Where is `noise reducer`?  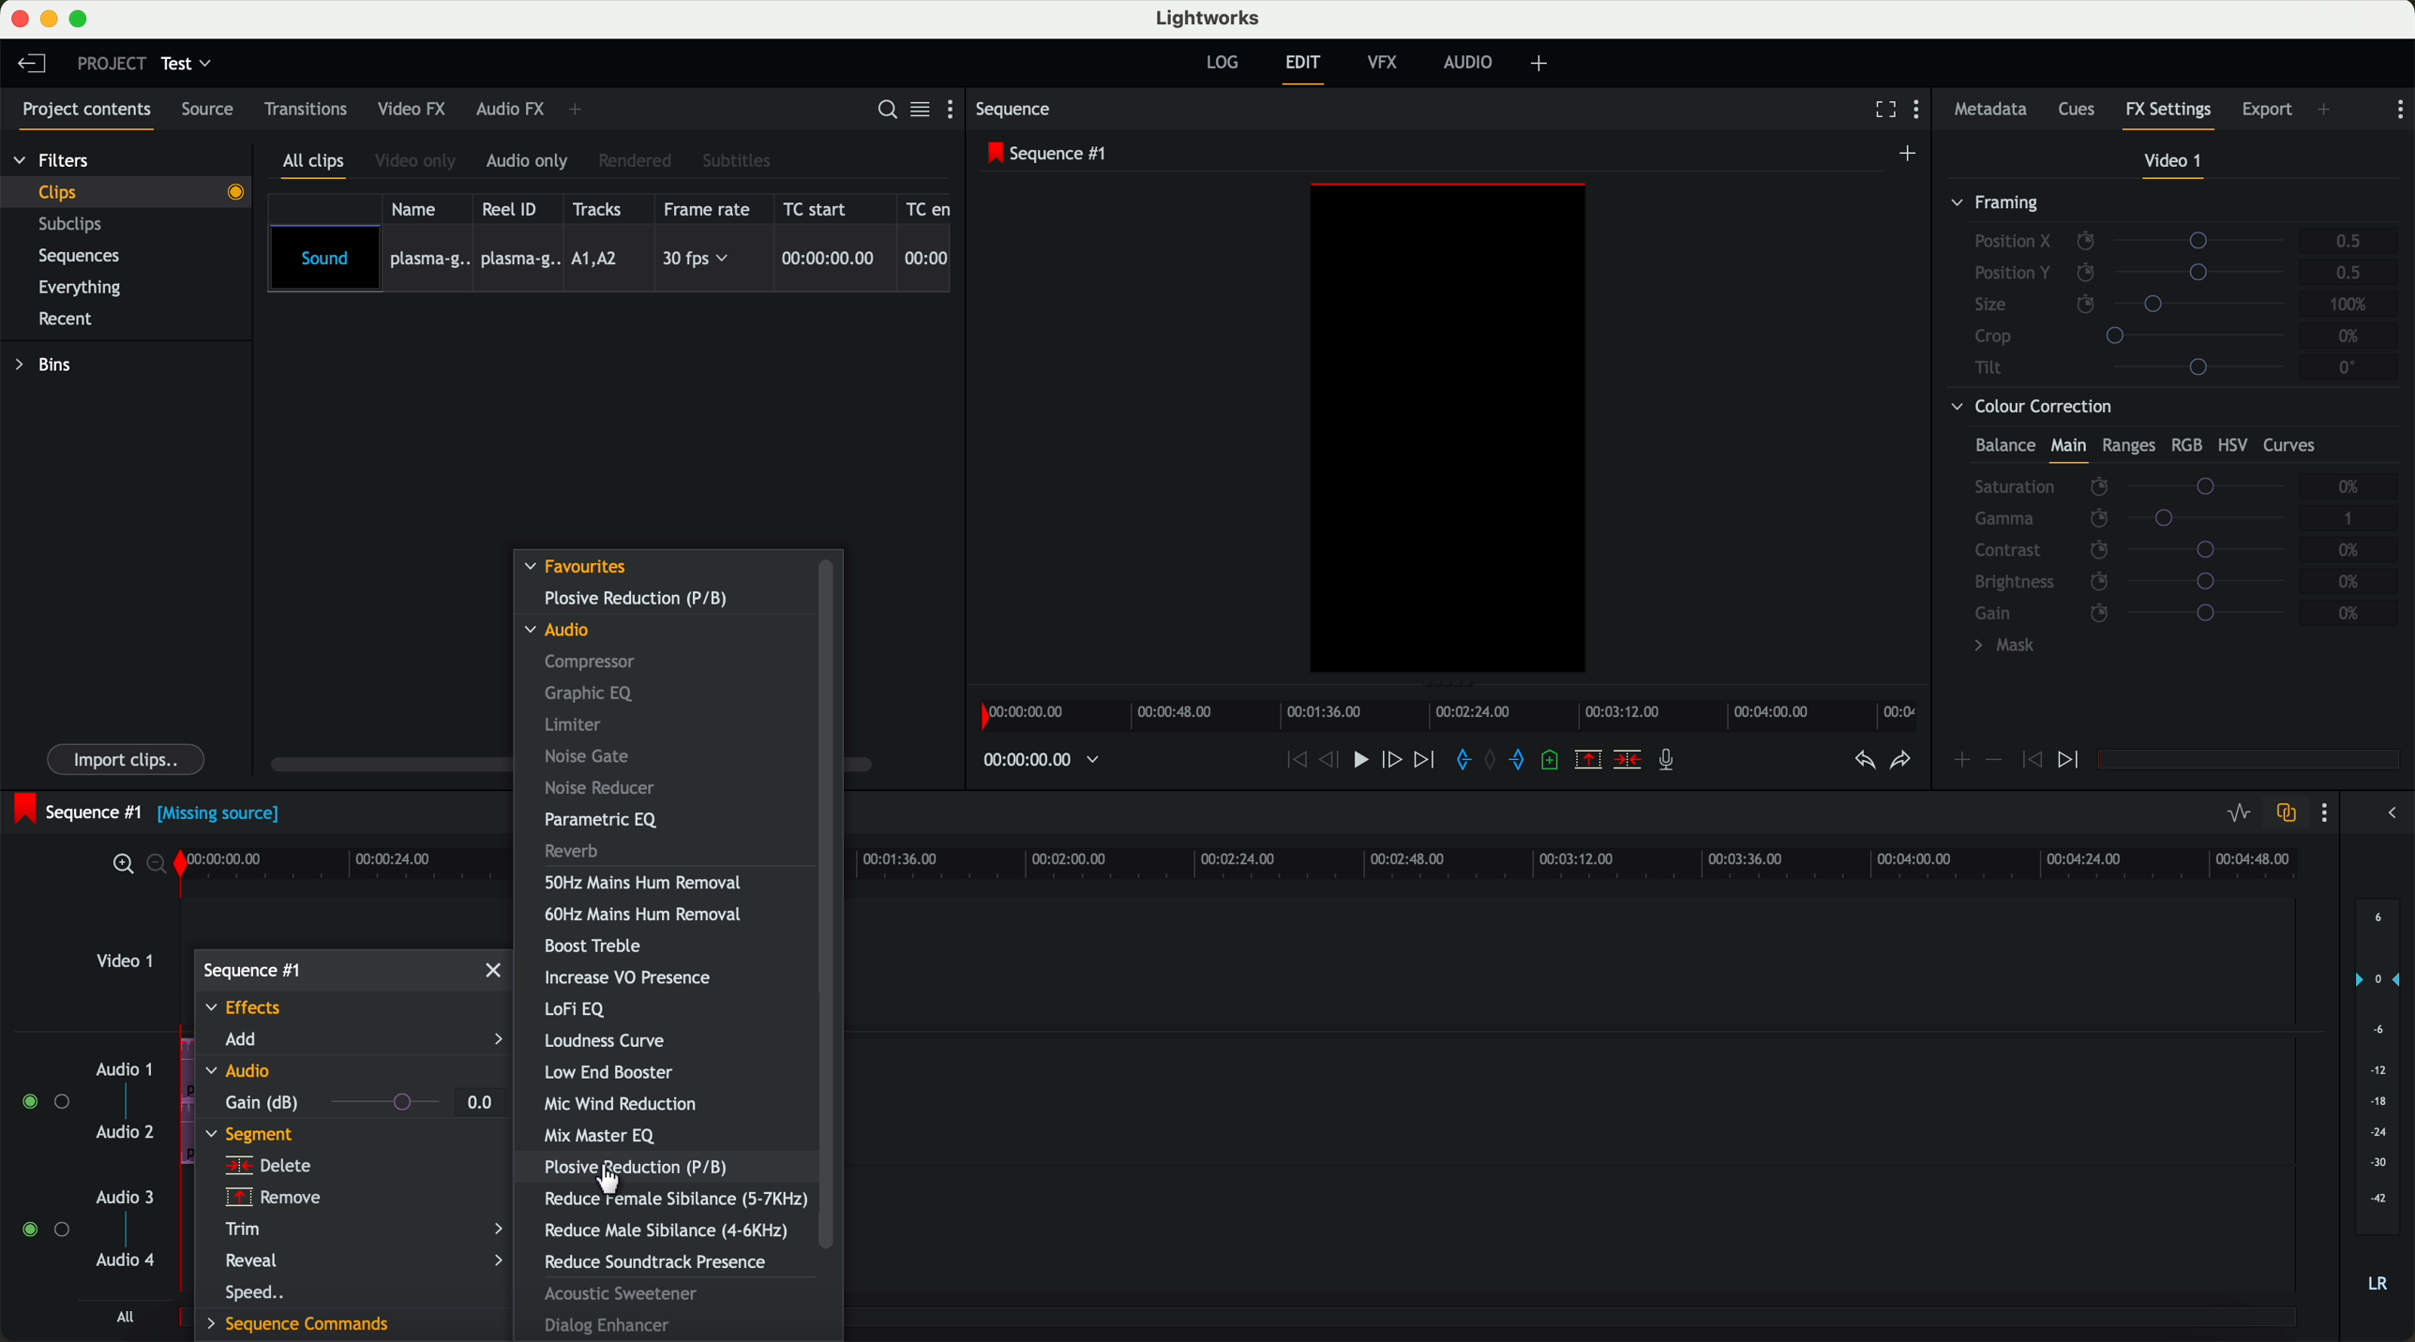
noise reducer is located at coordinates (605, 788).